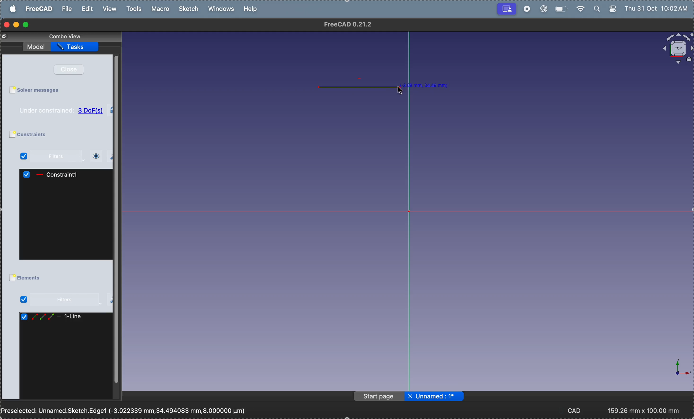 This screenshot has height=419, width=694. What do you see at coordinates (43, 318) in the screenshot?
I see `line icons` at bounding box center [43, 318].